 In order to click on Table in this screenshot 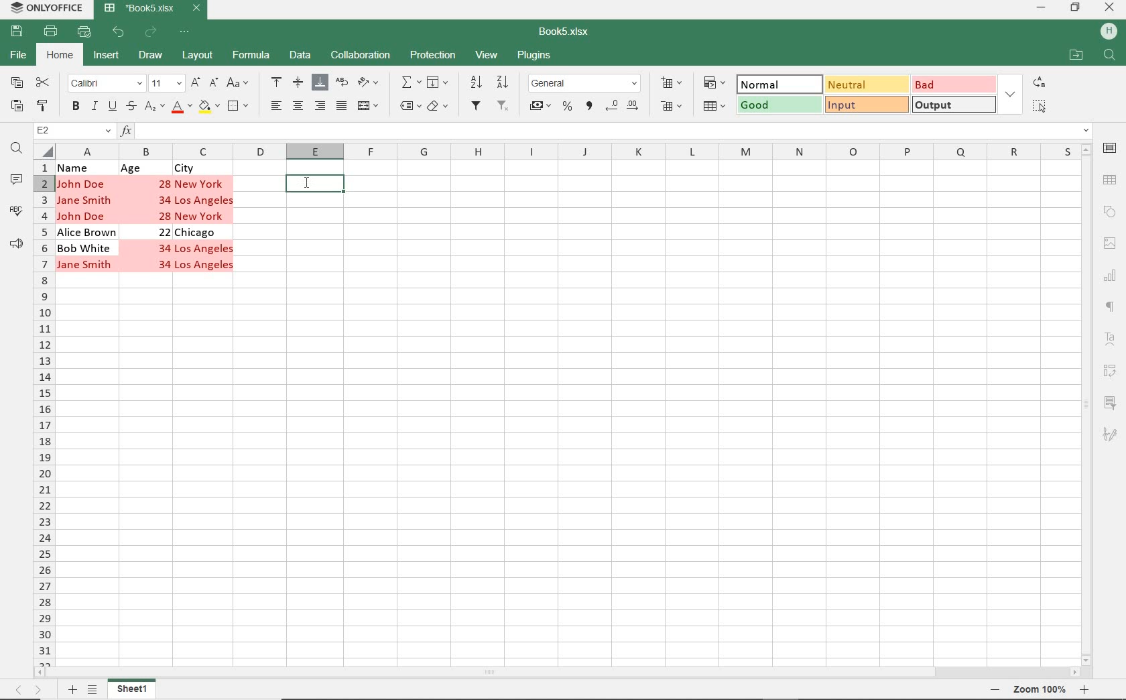, I will do `click(1111, 179)`.